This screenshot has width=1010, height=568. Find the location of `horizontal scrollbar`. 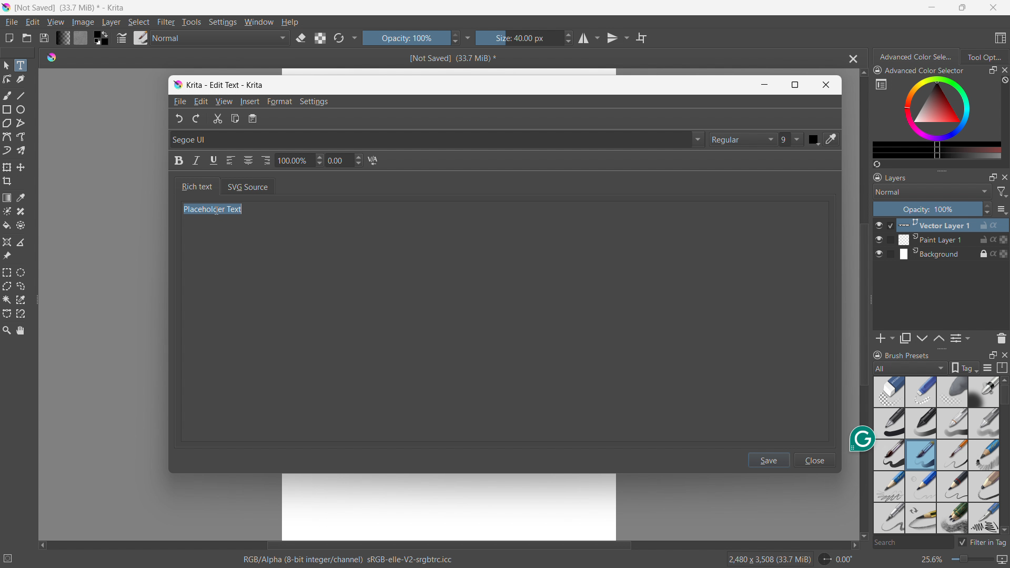

horizontal scrollbar is located at coordinates (448, 544).